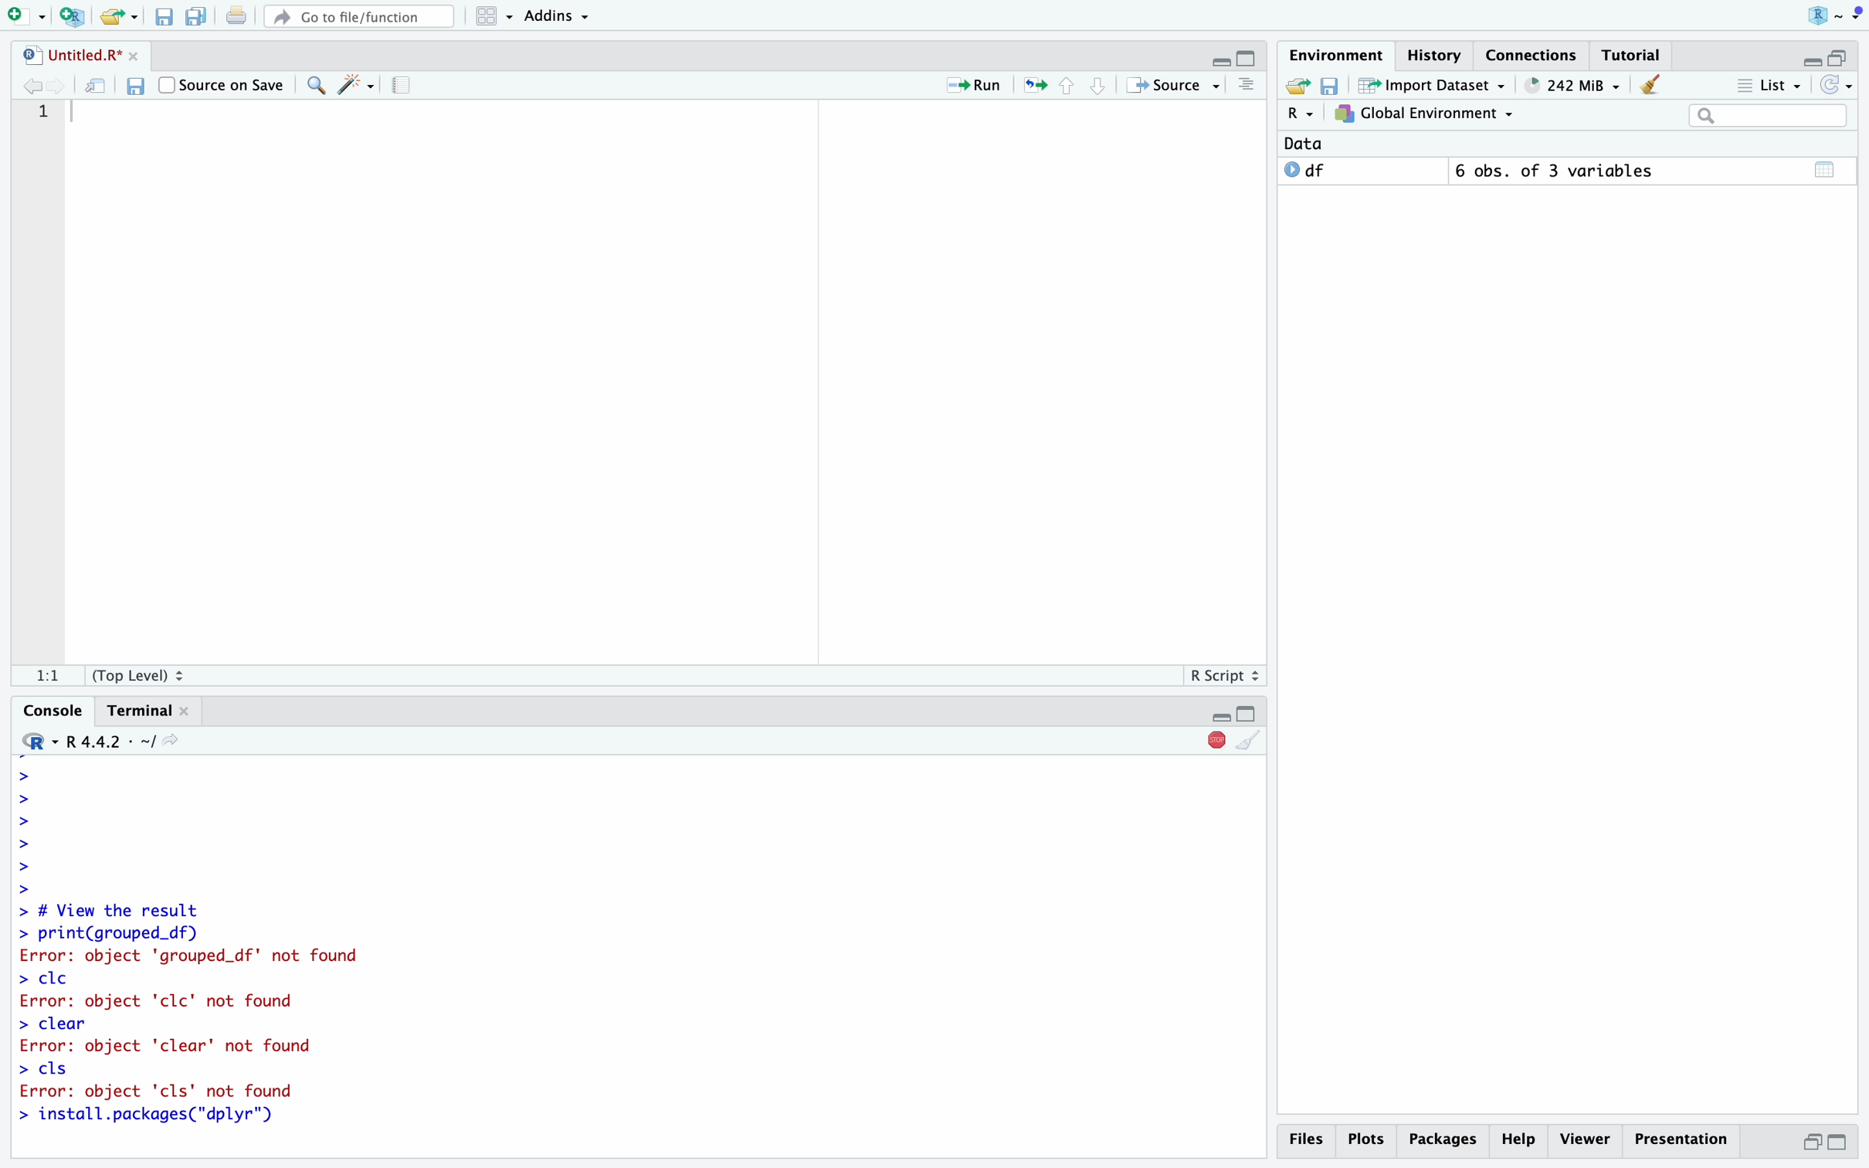  What do you see at coordinates (75, 16) in the screenshot?
I see `Create new project` at bounding box center [75, 16].